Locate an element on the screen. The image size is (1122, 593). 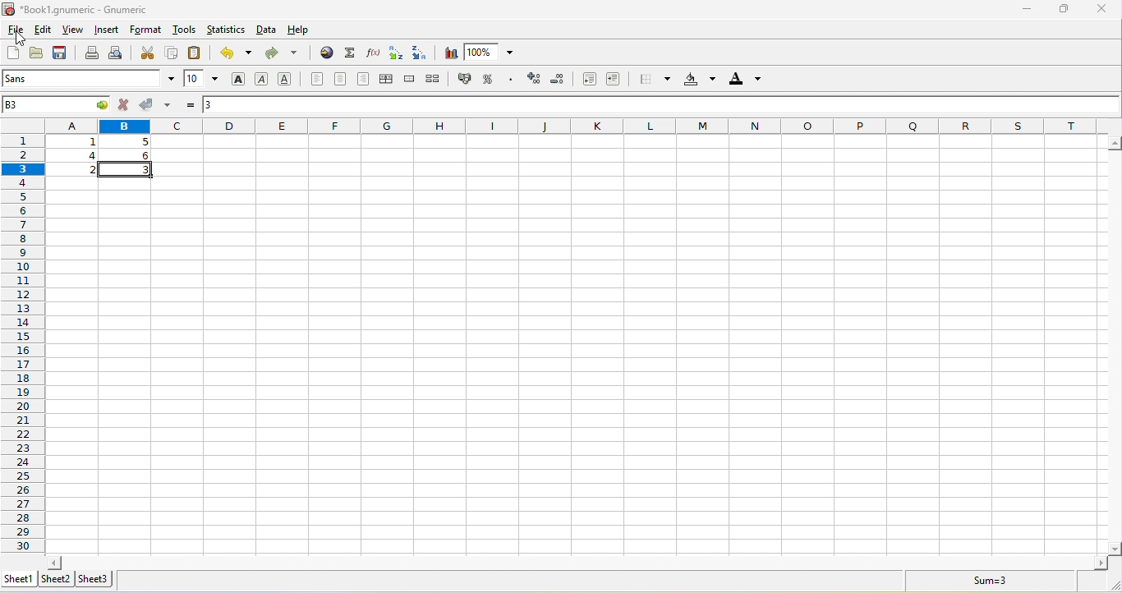
cell ranges is located at coordinates (104, 158).